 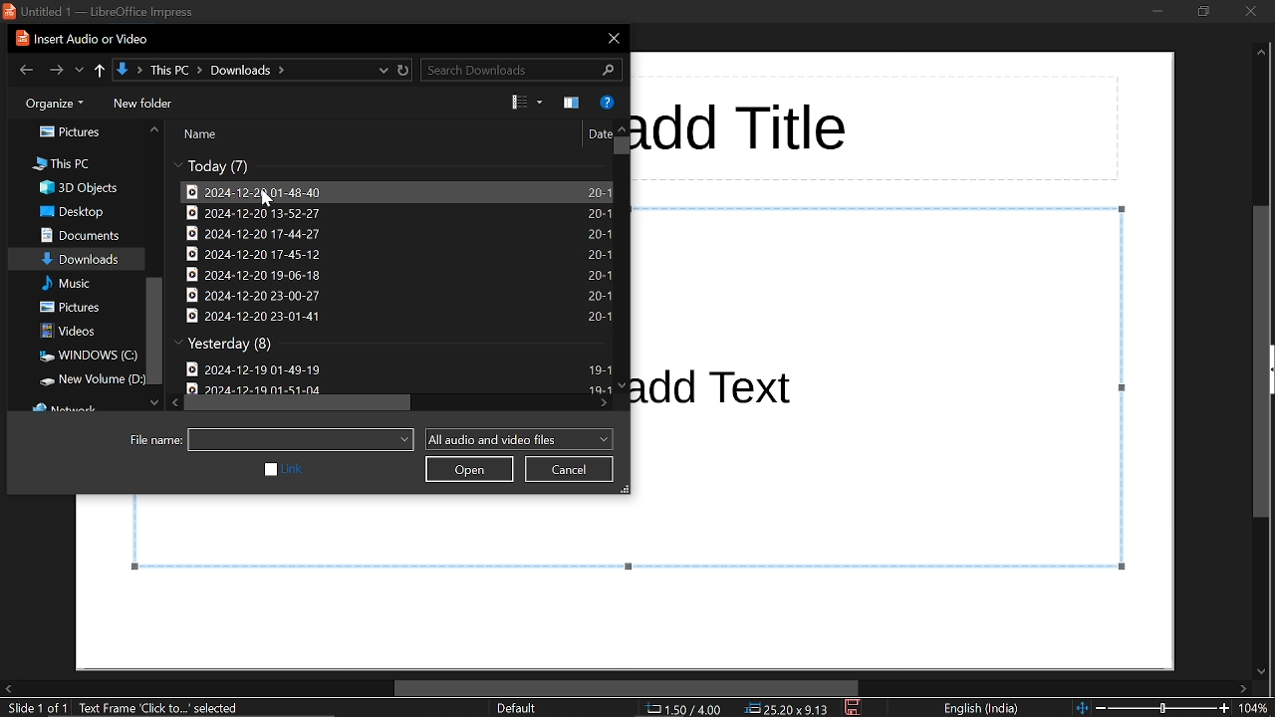 What do you see at coordinates (604, 402) in the screenshot?
I see `move right` at bounding box center [604, 402].